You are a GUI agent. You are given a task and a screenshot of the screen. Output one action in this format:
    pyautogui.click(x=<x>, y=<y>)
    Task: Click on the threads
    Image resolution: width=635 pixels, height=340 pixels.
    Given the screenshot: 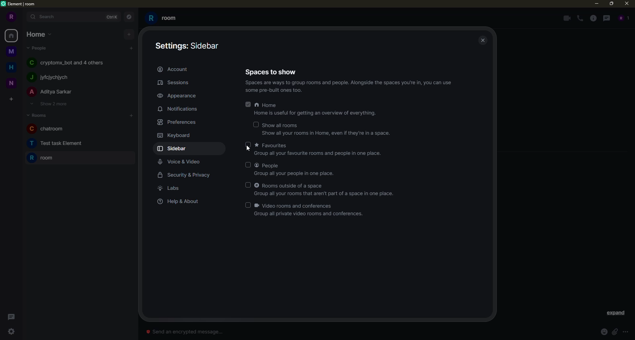 What is the action you would take?
    pyautogui.click(x=608, y=18)
    